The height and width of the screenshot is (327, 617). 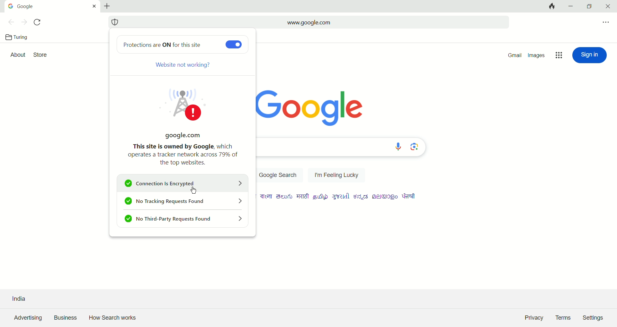 What do you see at coordinates (184, 220) in the screenshot?
I see `No Third Party request Found` at bounding box center [184, 220].